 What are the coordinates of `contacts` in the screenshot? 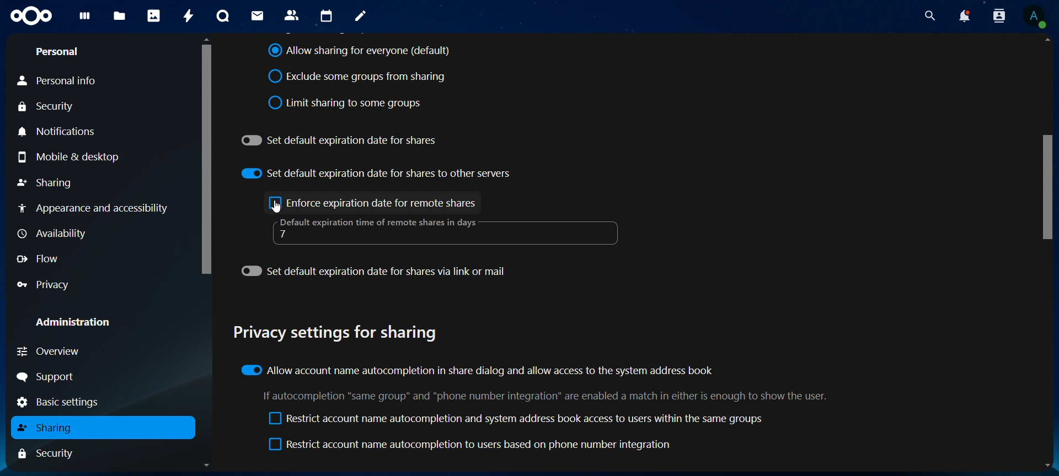 It's located at (291, 15).